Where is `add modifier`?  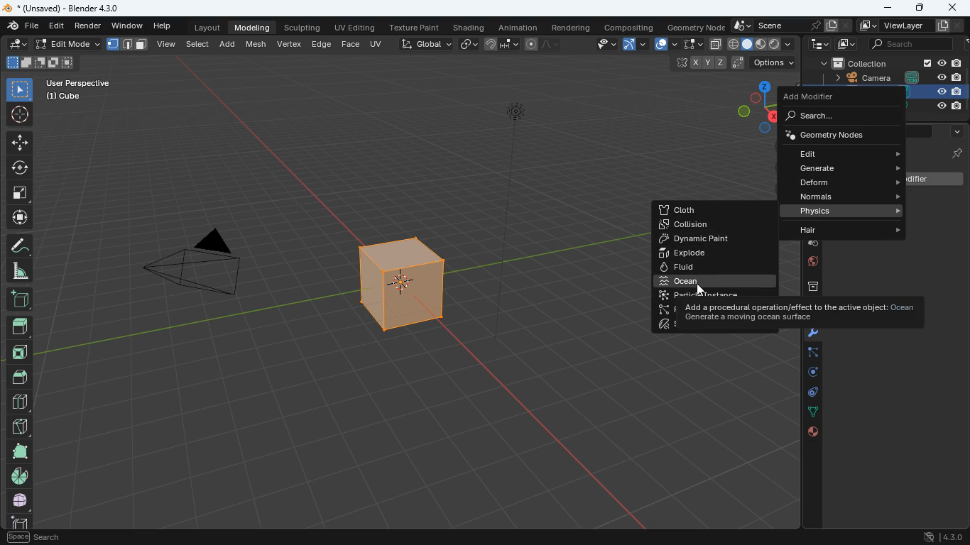
add modifier is located at coordinates (820, 98).